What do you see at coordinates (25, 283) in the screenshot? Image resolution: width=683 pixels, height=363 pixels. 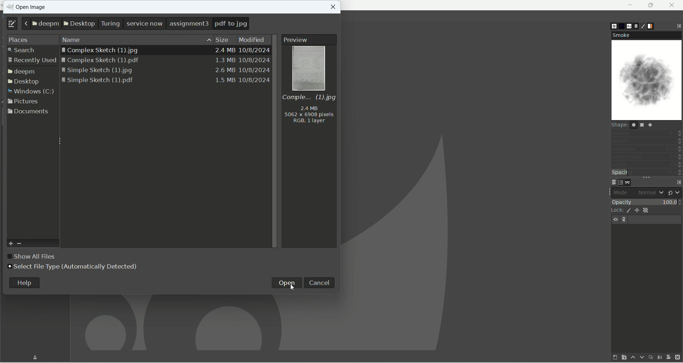 I see `help` at bounding box center [25, 283].